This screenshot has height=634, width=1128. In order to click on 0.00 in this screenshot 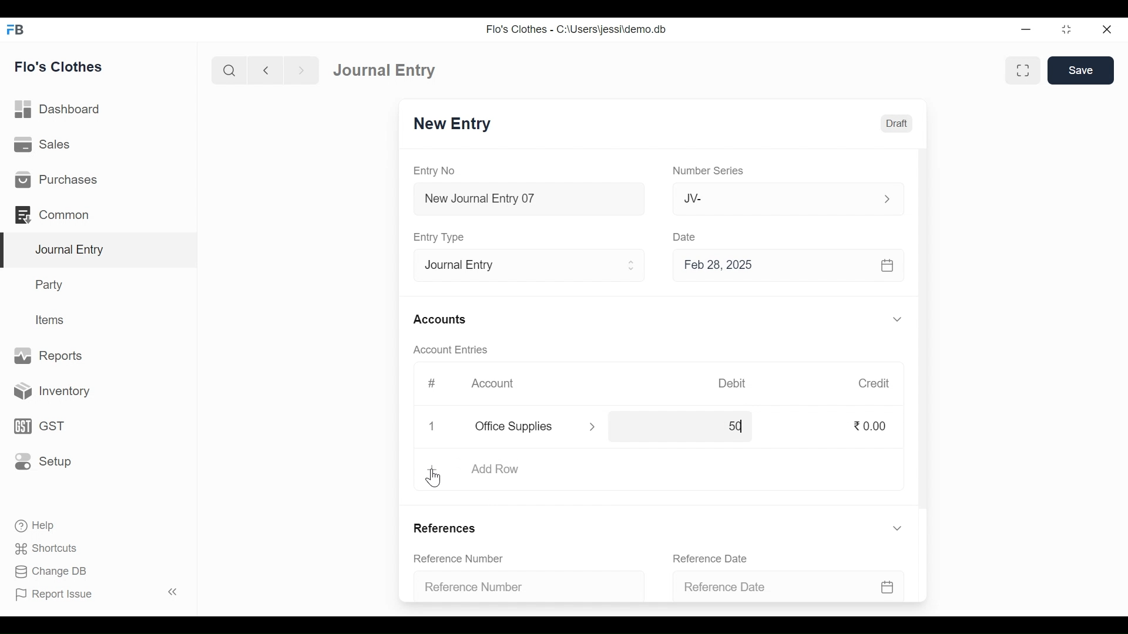, I will do `click(872, 426)`.